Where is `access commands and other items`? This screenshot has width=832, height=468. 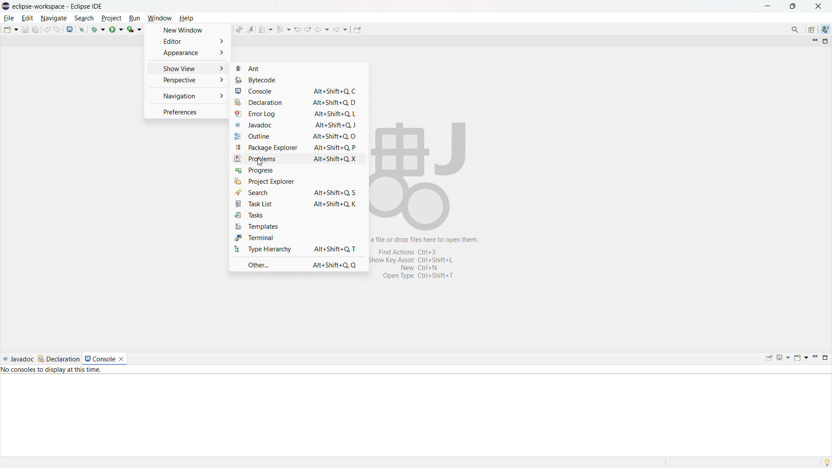 access commands and other items is located at coordinates (794, 30).